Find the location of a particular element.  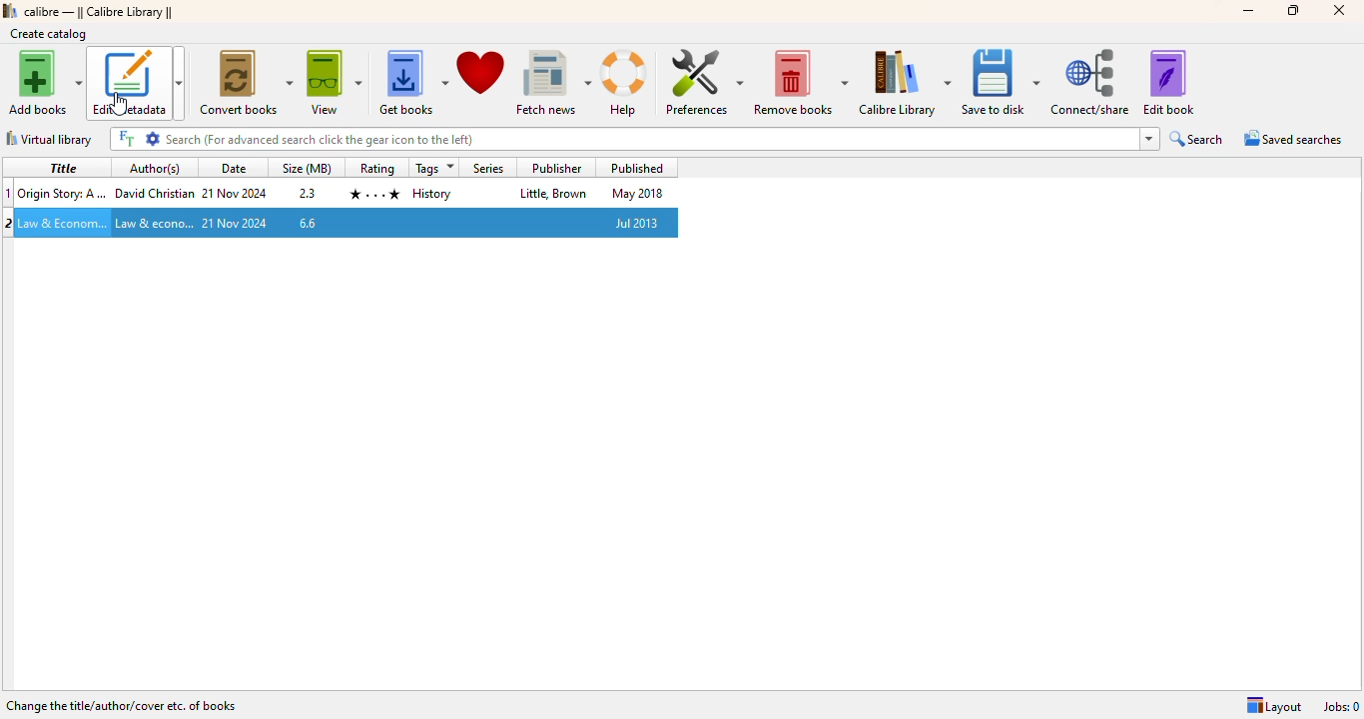

edit book is located at coordinates (1168, 82).